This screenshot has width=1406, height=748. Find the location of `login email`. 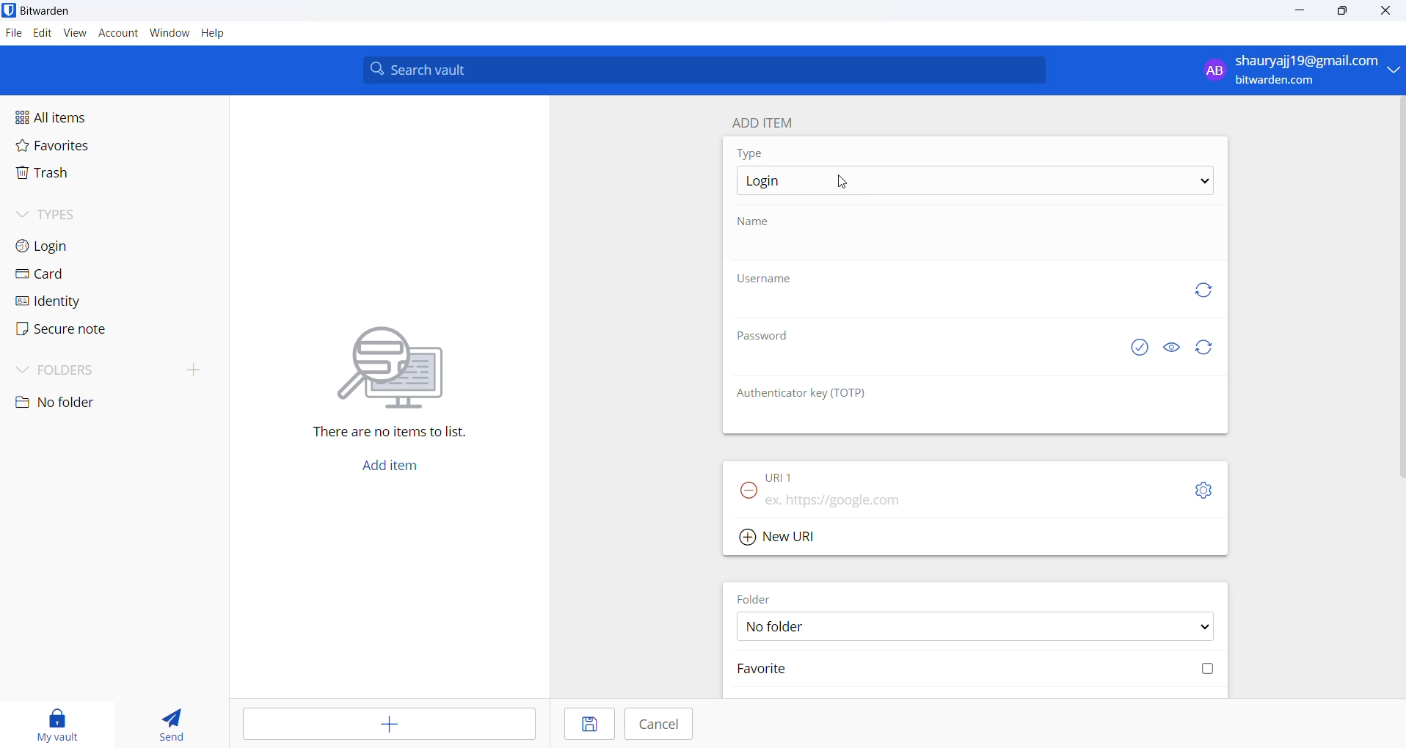

login email is located at coordinates (1289, 70).